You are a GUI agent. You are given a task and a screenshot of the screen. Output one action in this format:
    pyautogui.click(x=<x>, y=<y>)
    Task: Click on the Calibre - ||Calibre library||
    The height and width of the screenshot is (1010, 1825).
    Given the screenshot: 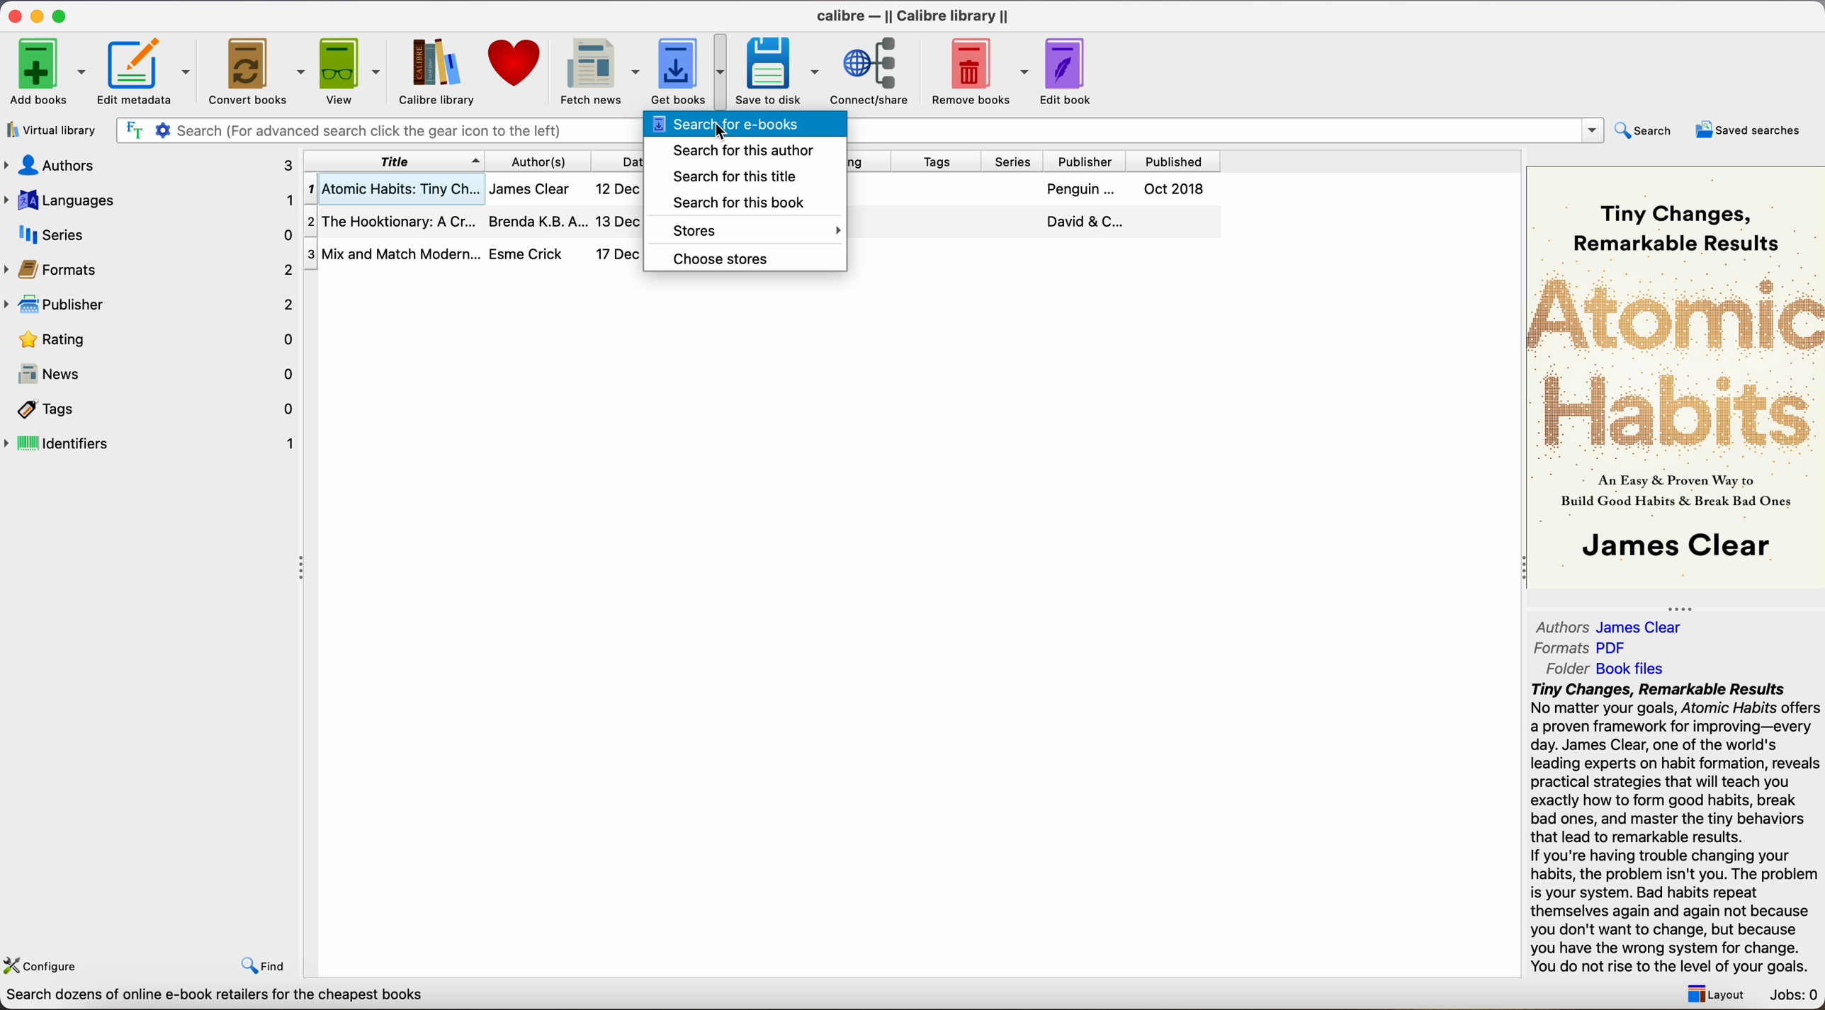 What is the action you would take?
    pyautogui.click(x=912, y=16)
    